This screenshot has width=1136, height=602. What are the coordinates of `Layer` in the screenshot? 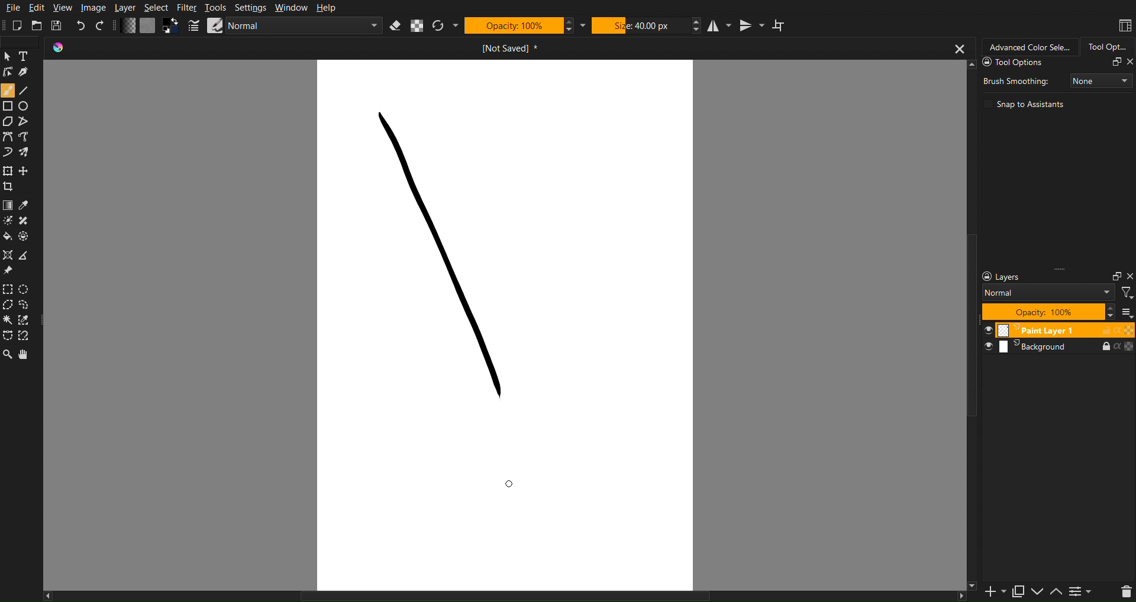 It's located at (125, 7).